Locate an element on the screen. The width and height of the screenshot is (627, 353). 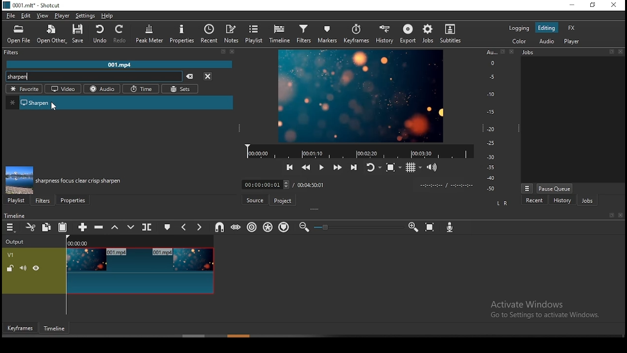
audio is located at coordinates (545, 40).